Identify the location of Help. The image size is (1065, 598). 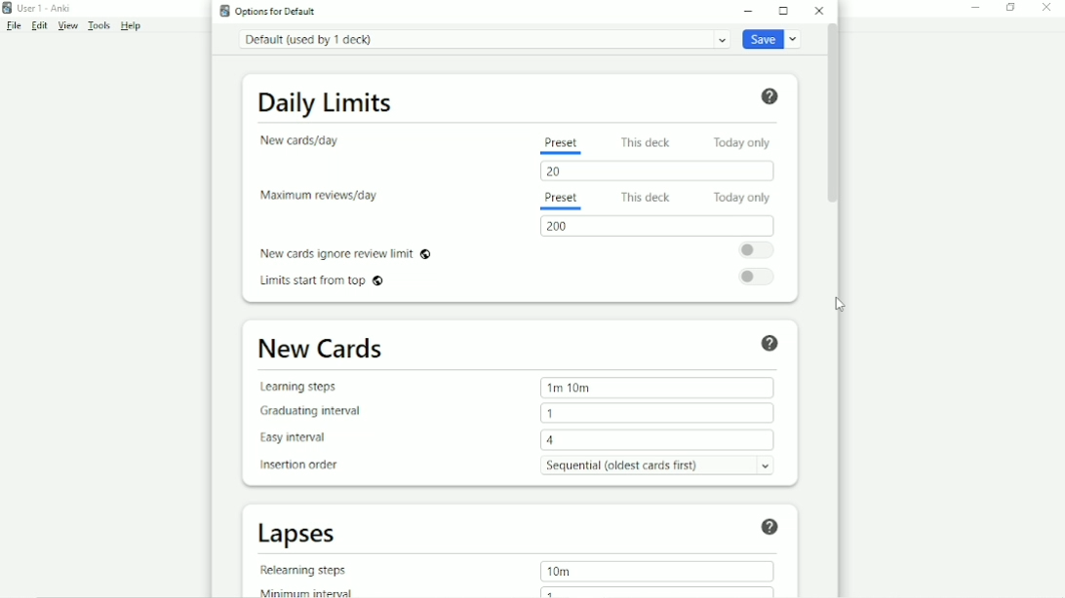
(772, 528).